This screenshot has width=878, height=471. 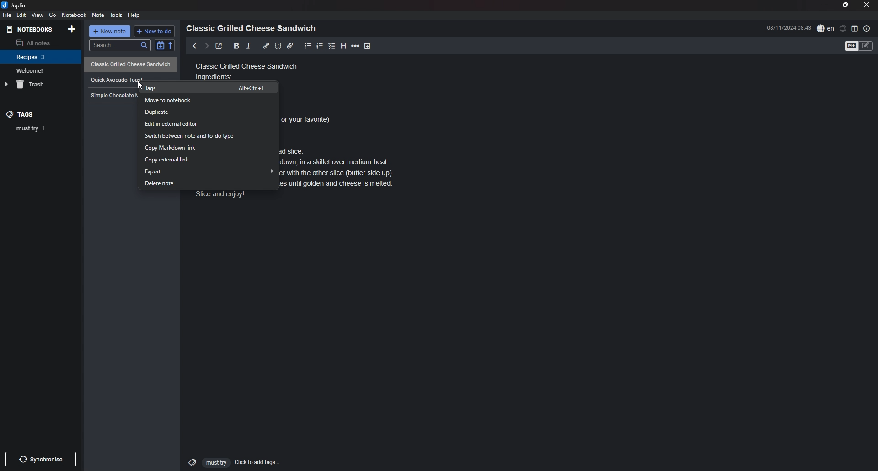 What do you see at coordinates (160, 47) in the screenshot?
I see `toggle sort order` at bounding box center [160, 47].